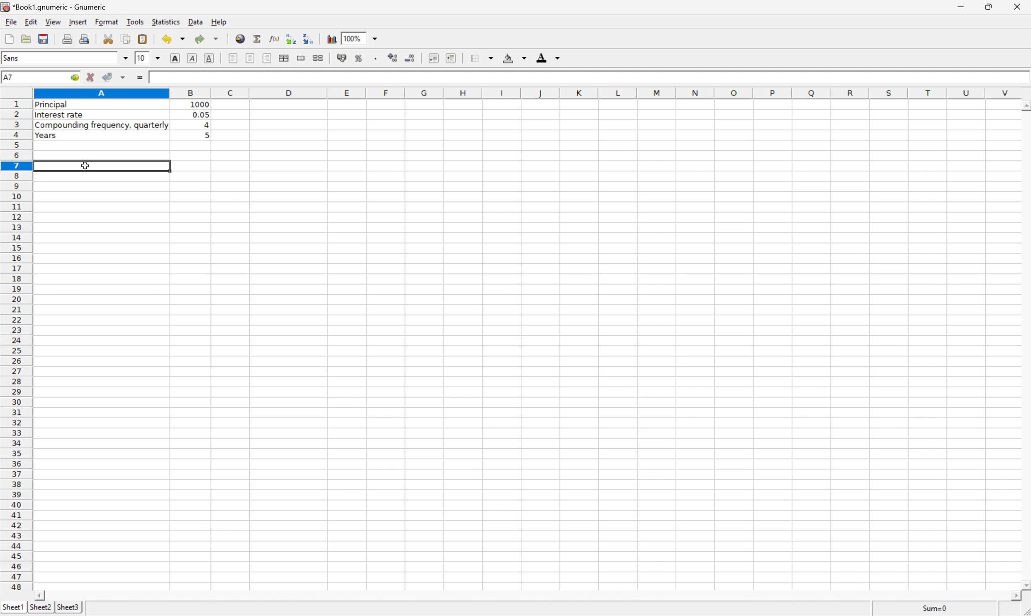 This screenshot has width=1031, height=616. I want to click on decrease number of decimals displayed, so click(411, 58).